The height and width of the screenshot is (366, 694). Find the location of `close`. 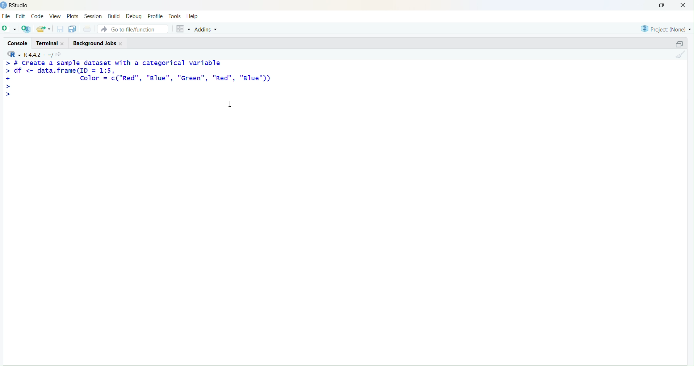

close is located at coordinates (683, 5).